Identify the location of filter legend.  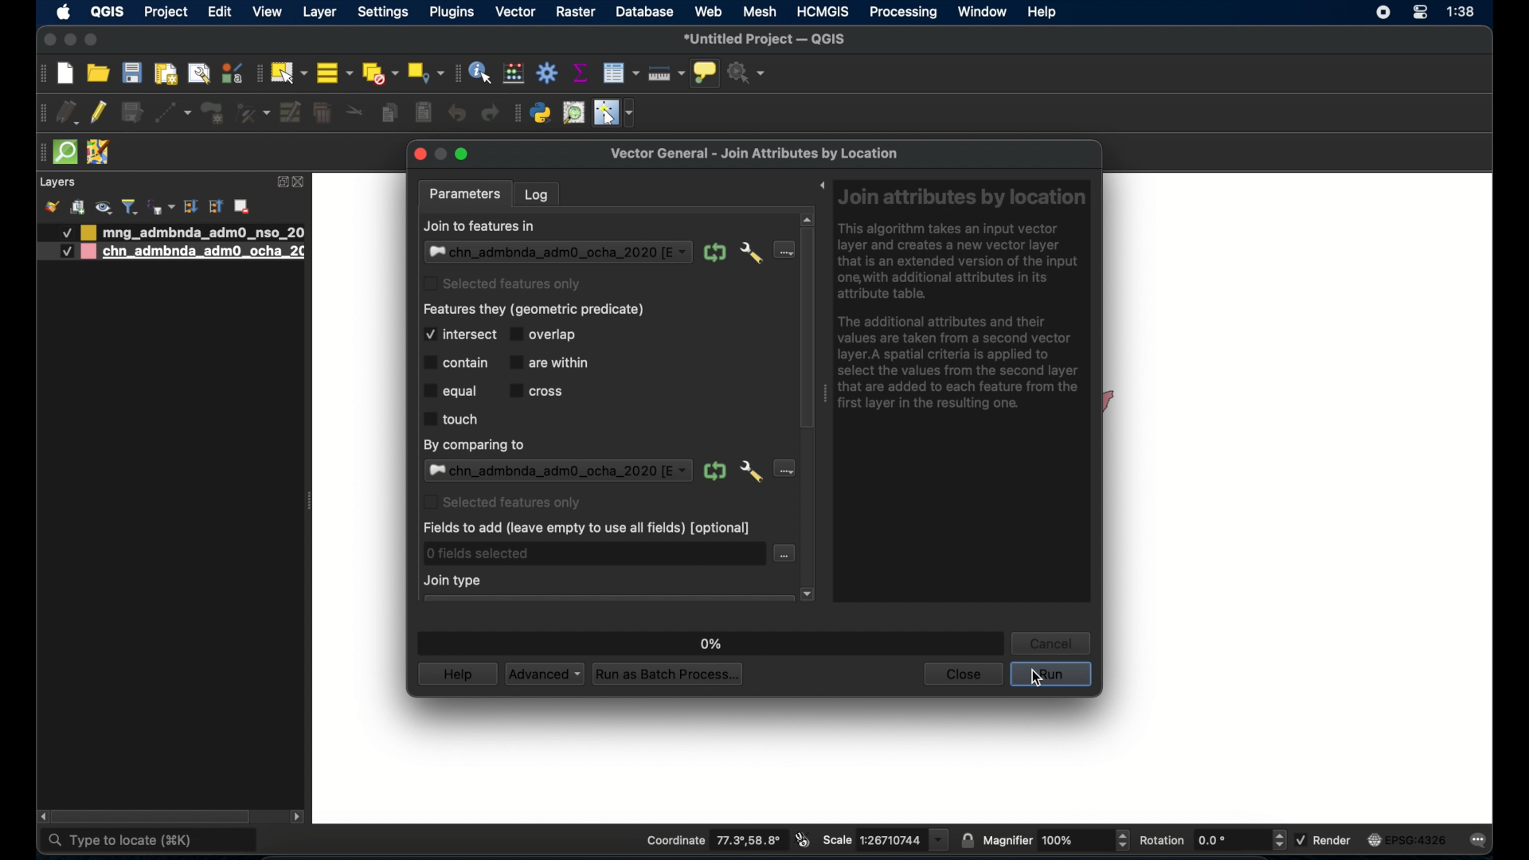
(130, 206).